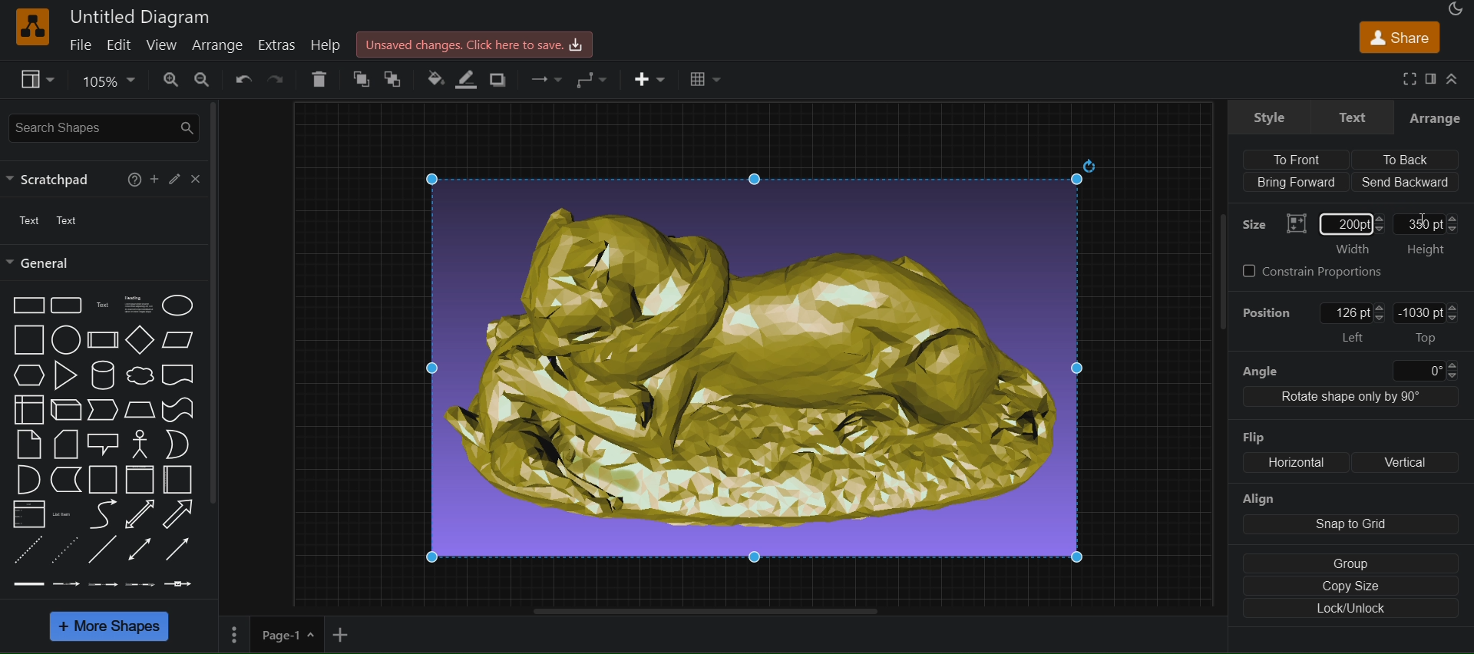 This screenshot has height=654, width=1474. Describe the element at coordinates (200, 80) in the screenshot. I see `zoom out` at that location.